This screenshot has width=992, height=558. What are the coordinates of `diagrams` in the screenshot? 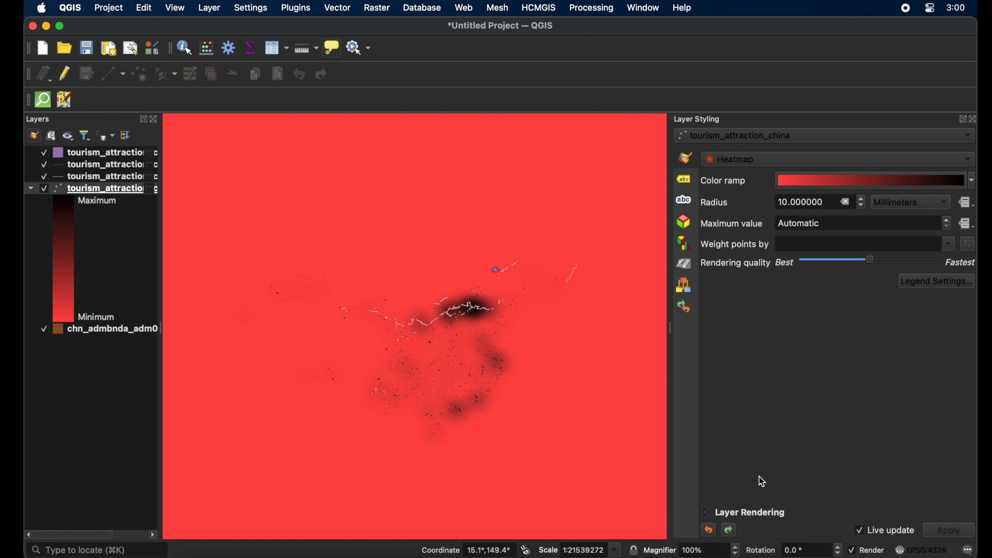 It's located at (683, 243).